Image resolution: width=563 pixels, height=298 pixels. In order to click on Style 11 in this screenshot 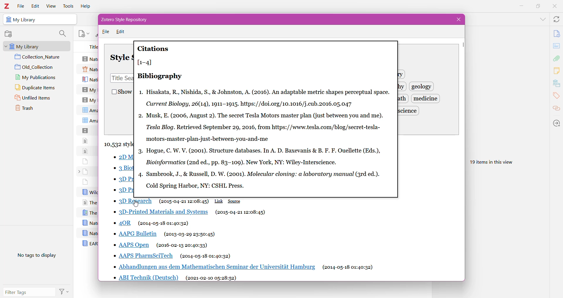, I will do `click(216, 266)`.